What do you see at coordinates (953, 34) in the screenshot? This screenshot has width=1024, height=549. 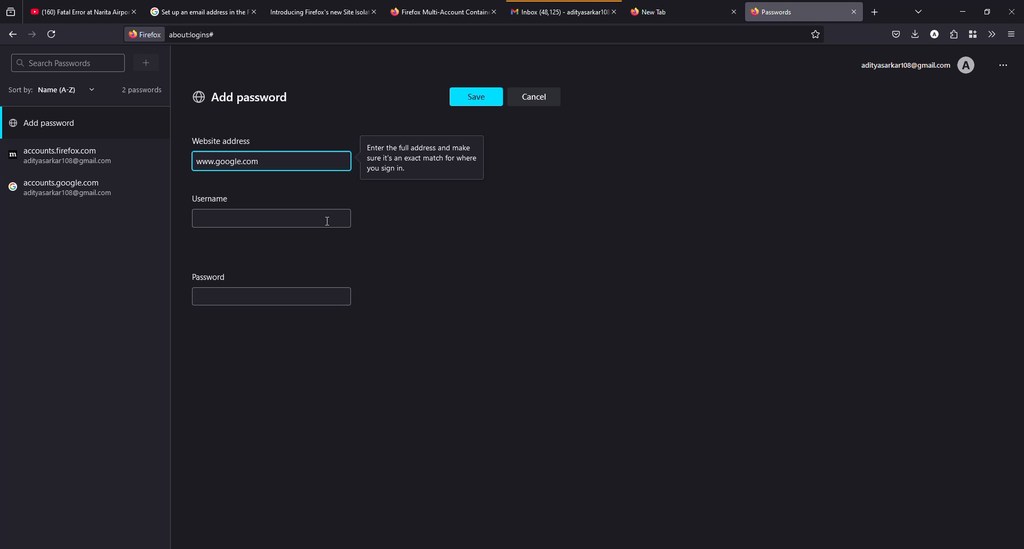 I see `extensions` at bounding box center [953, 34].